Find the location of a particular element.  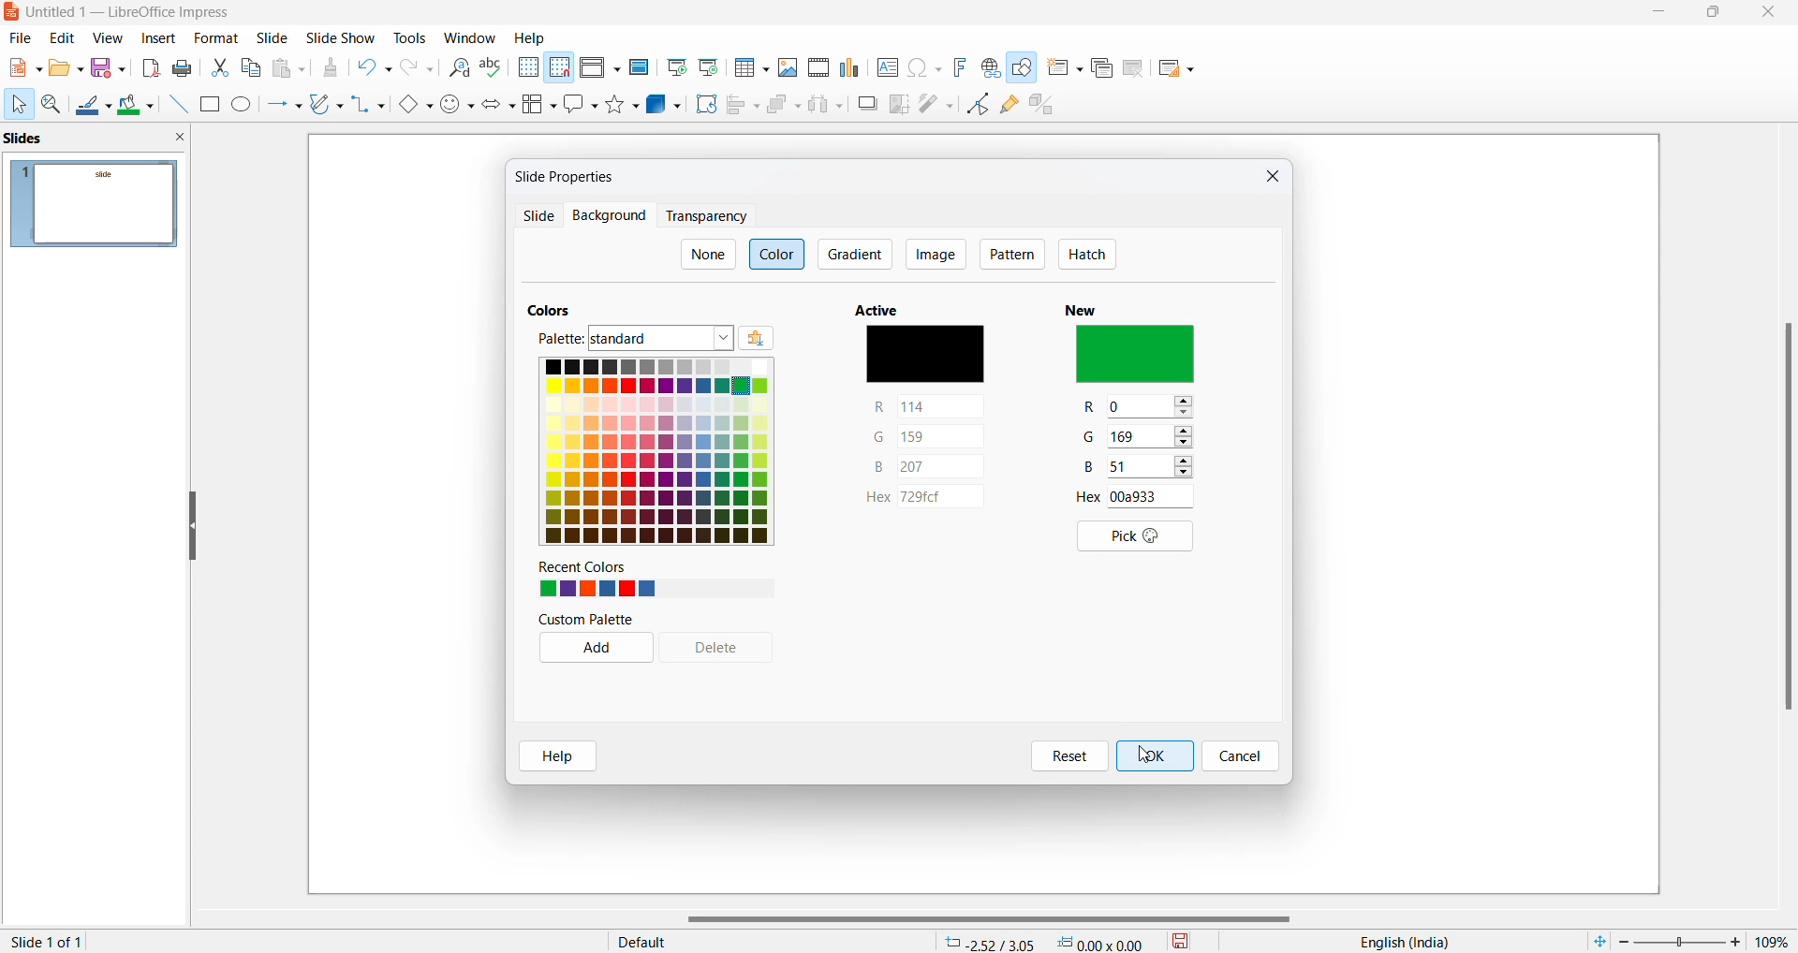

gradient  is located at coordinates (857, 253).